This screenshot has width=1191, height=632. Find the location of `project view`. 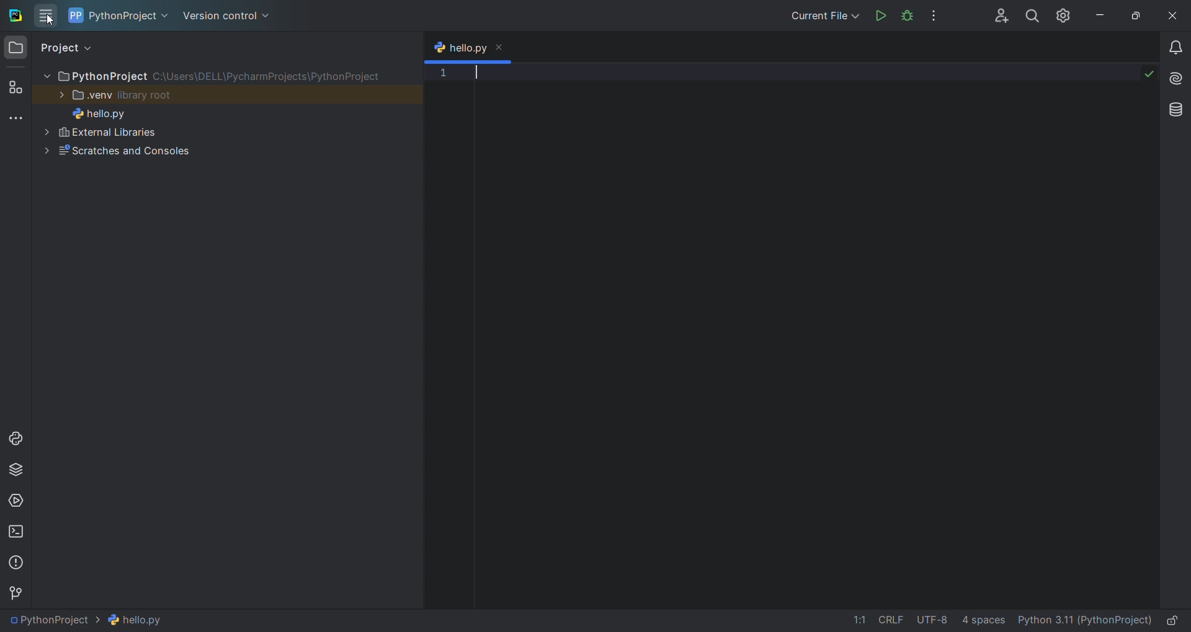

project view is located at coordinates (72, 44).